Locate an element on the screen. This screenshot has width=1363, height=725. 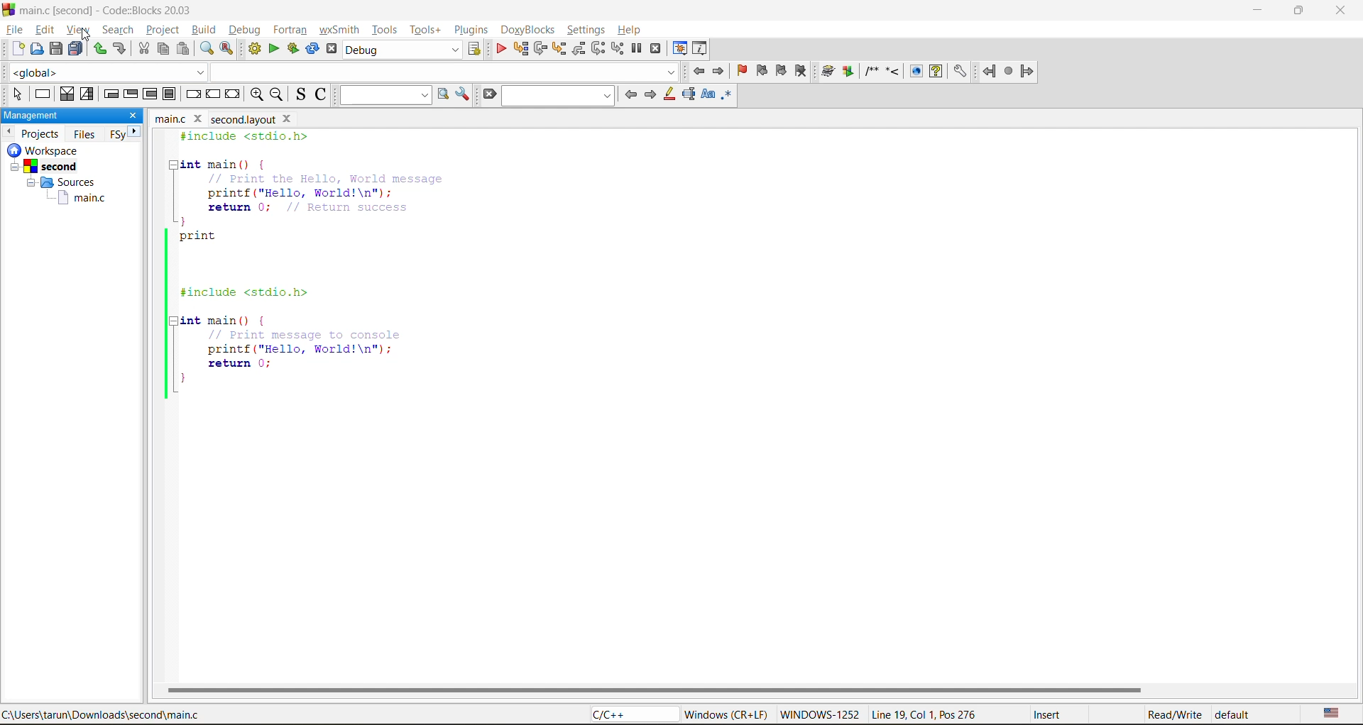
files is located at coordinates (86, 133).